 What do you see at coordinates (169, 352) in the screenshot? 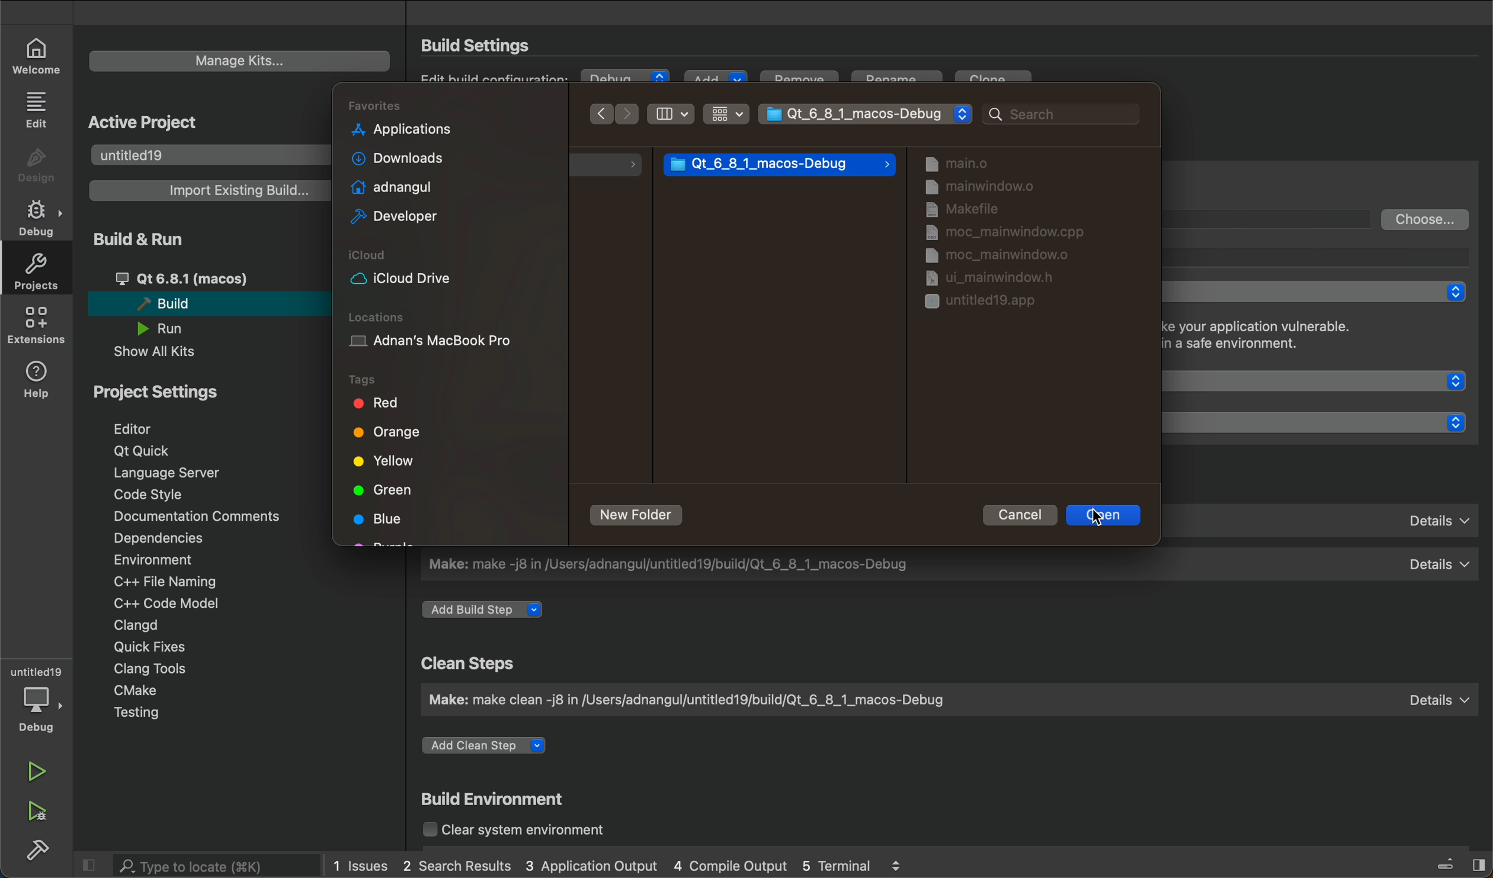
I see `show all kits` at bounding box center [169, 352].